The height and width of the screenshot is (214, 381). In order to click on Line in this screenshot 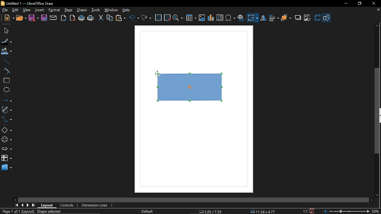, I will do `click(6, 62)`.